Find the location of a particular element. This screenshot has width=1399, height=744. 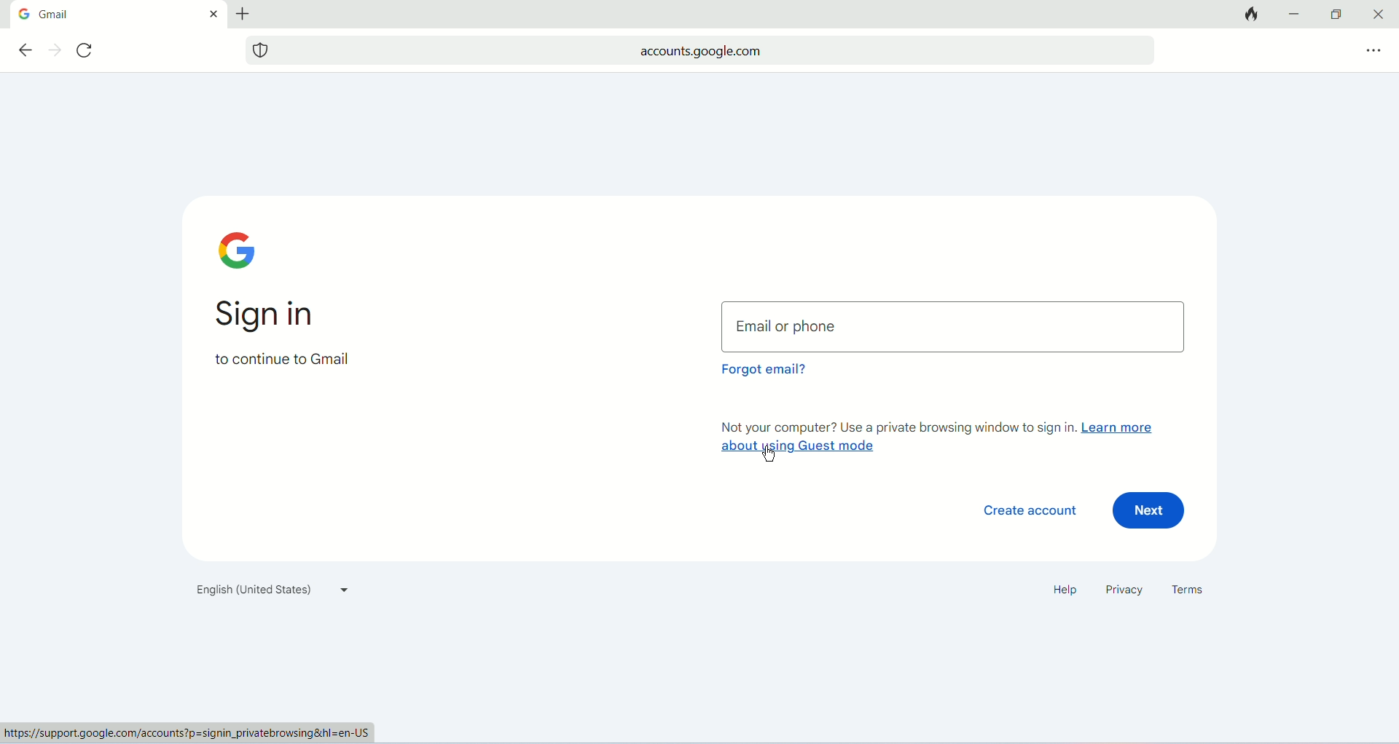

website tracking logo is located at coordinates (261, 50).